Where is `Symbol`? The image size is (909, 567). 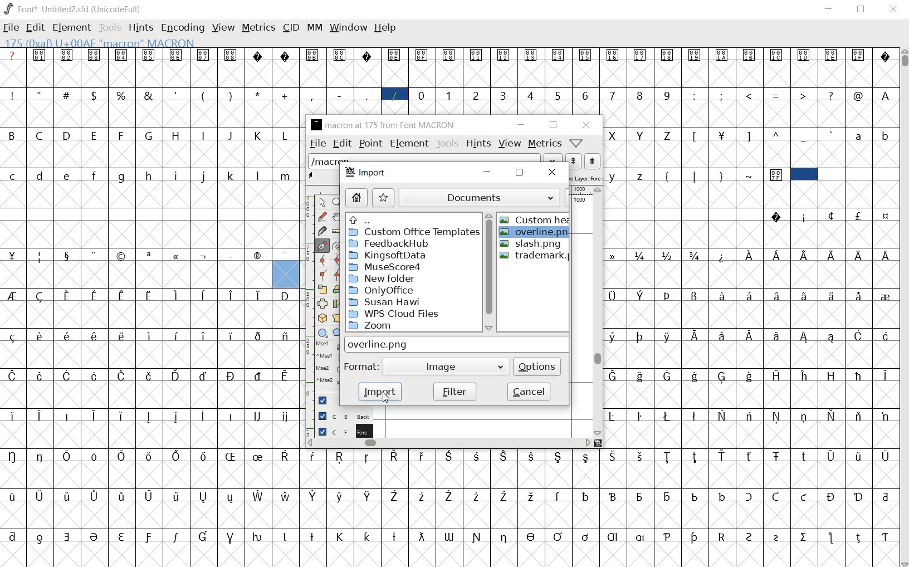
Symbol is located at coordinates (286, 416).